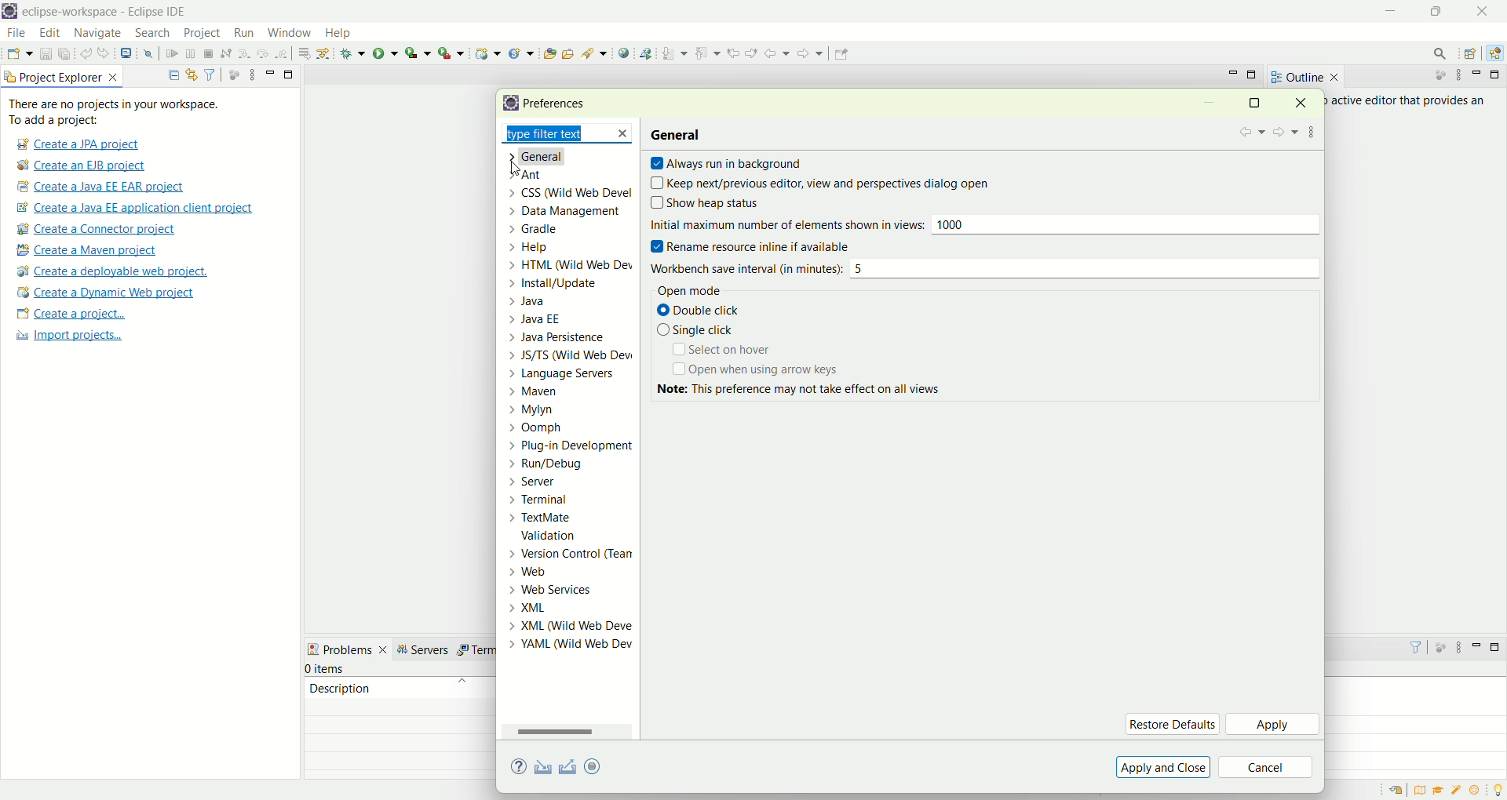 The width and height of the screenshot is (1507, 800). Describe the element at coordinates (232, 74) in the screenshot. I see `focus on active task` at that location.